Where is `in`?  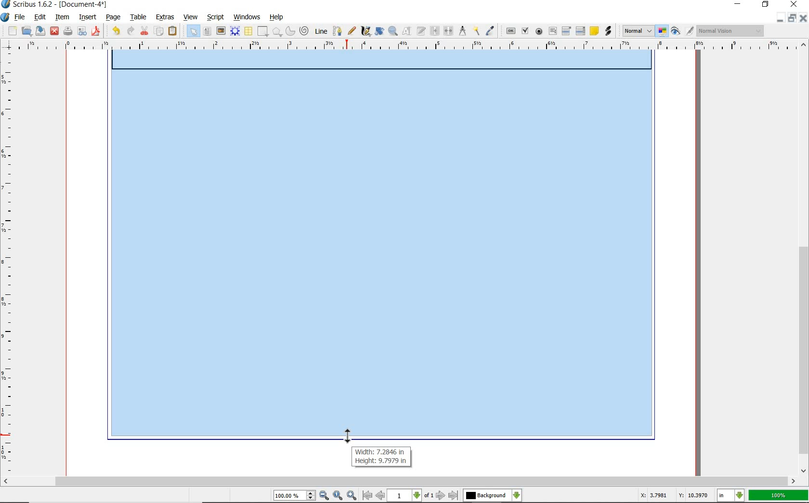
in is located at coordinates (731, 495).